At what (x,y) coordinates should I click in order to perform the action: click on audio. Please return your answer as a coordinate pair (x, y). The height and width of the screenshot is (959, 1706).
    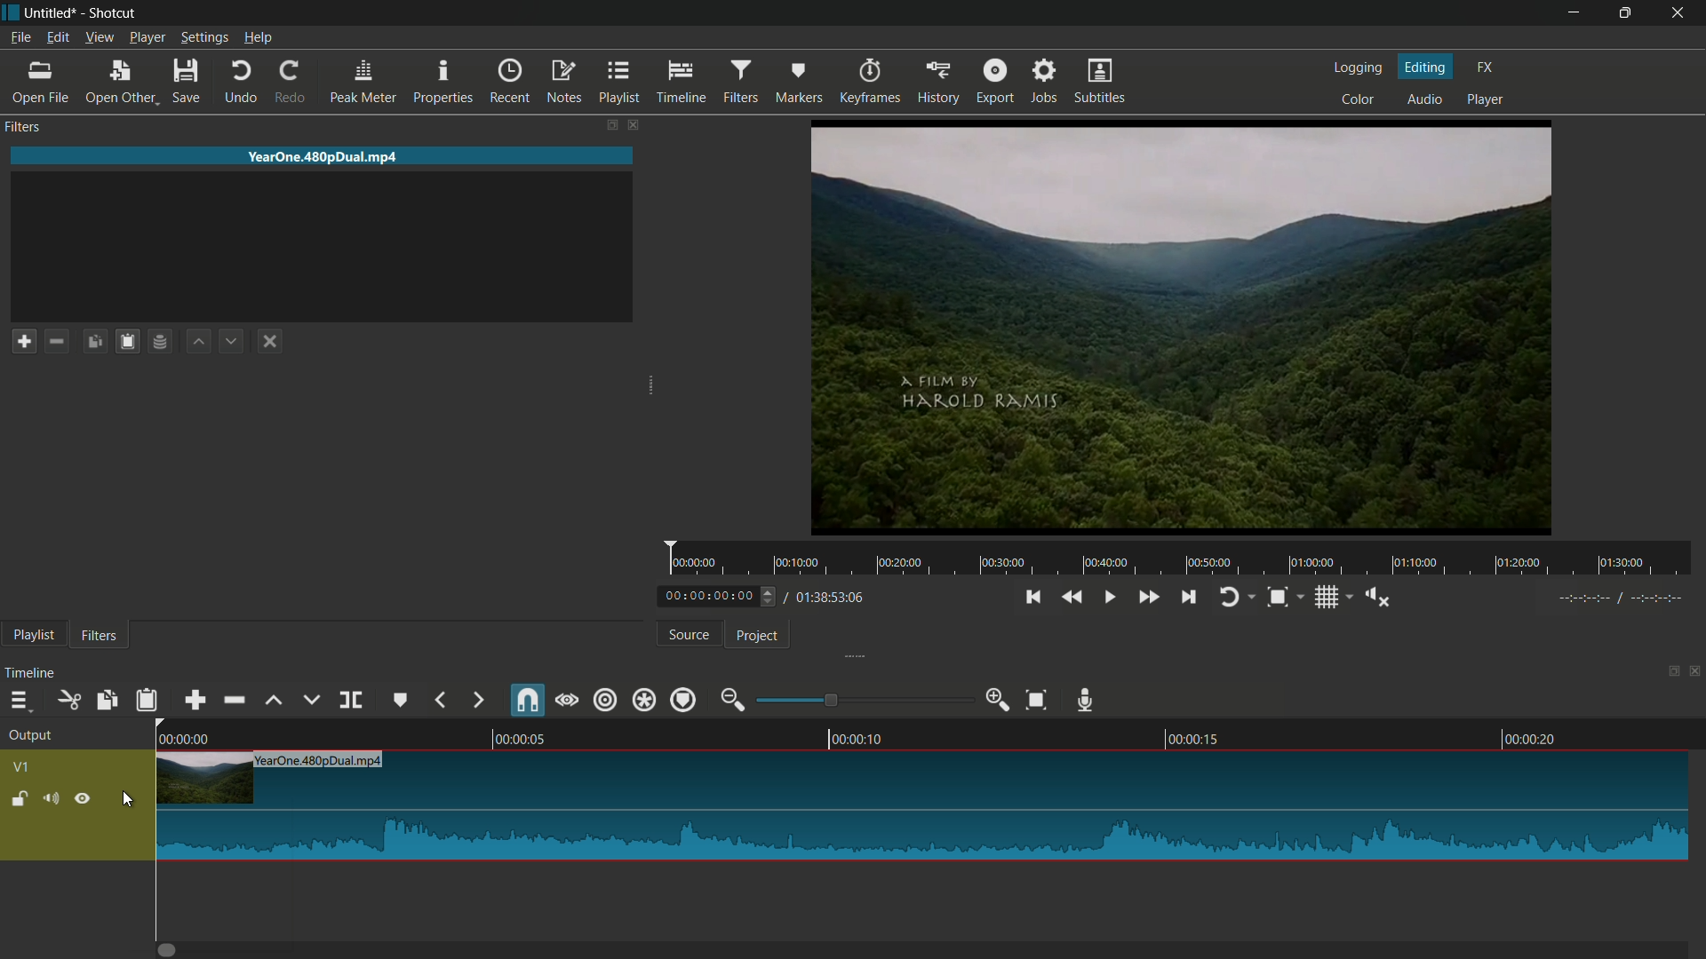
    Looking at the image, I should click on (1424, 99).